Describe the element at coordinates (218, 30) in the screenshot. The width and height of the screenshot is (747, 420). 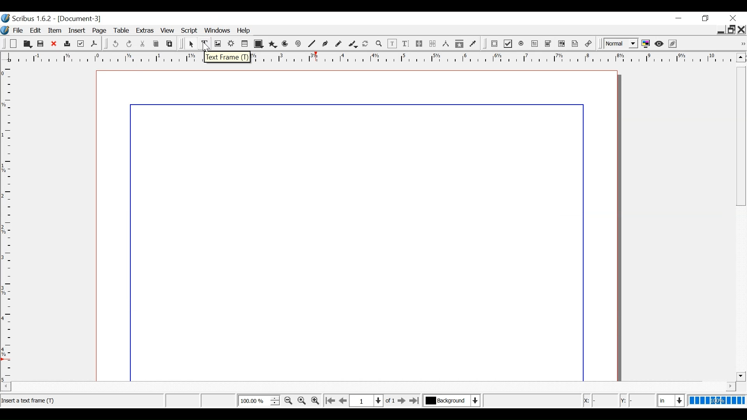
I see `Windows` at that location.